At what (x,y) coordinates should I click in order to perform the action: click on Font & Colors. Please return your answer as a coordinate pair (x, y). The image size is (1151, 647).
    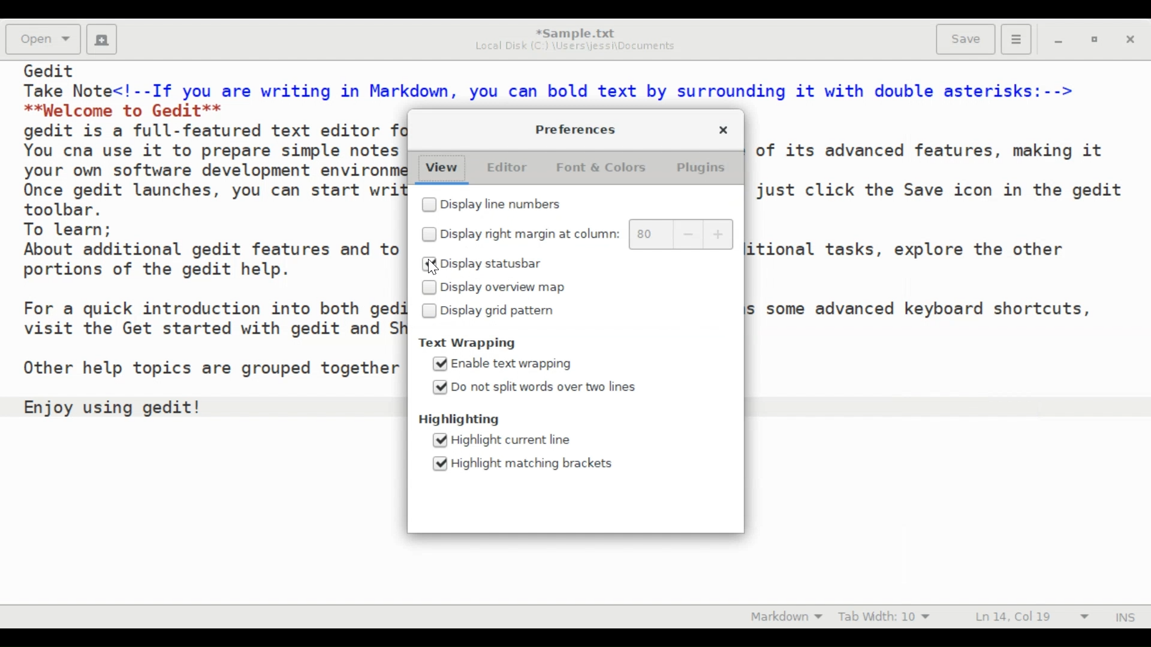
    Looking at the image, I should click on (602, 167).